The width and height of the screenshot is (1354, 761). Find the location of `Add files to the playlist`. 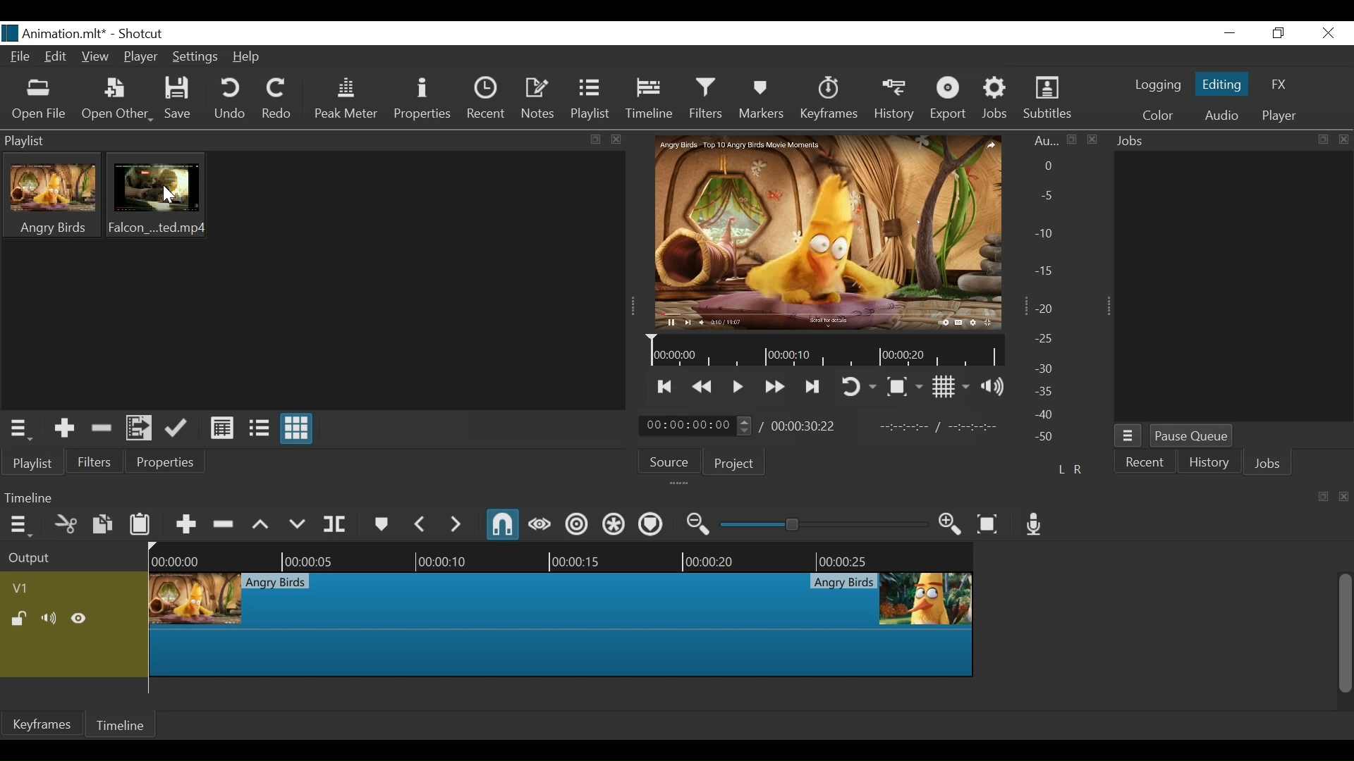

Add files to the playlist is located at coordinates (139, 428).